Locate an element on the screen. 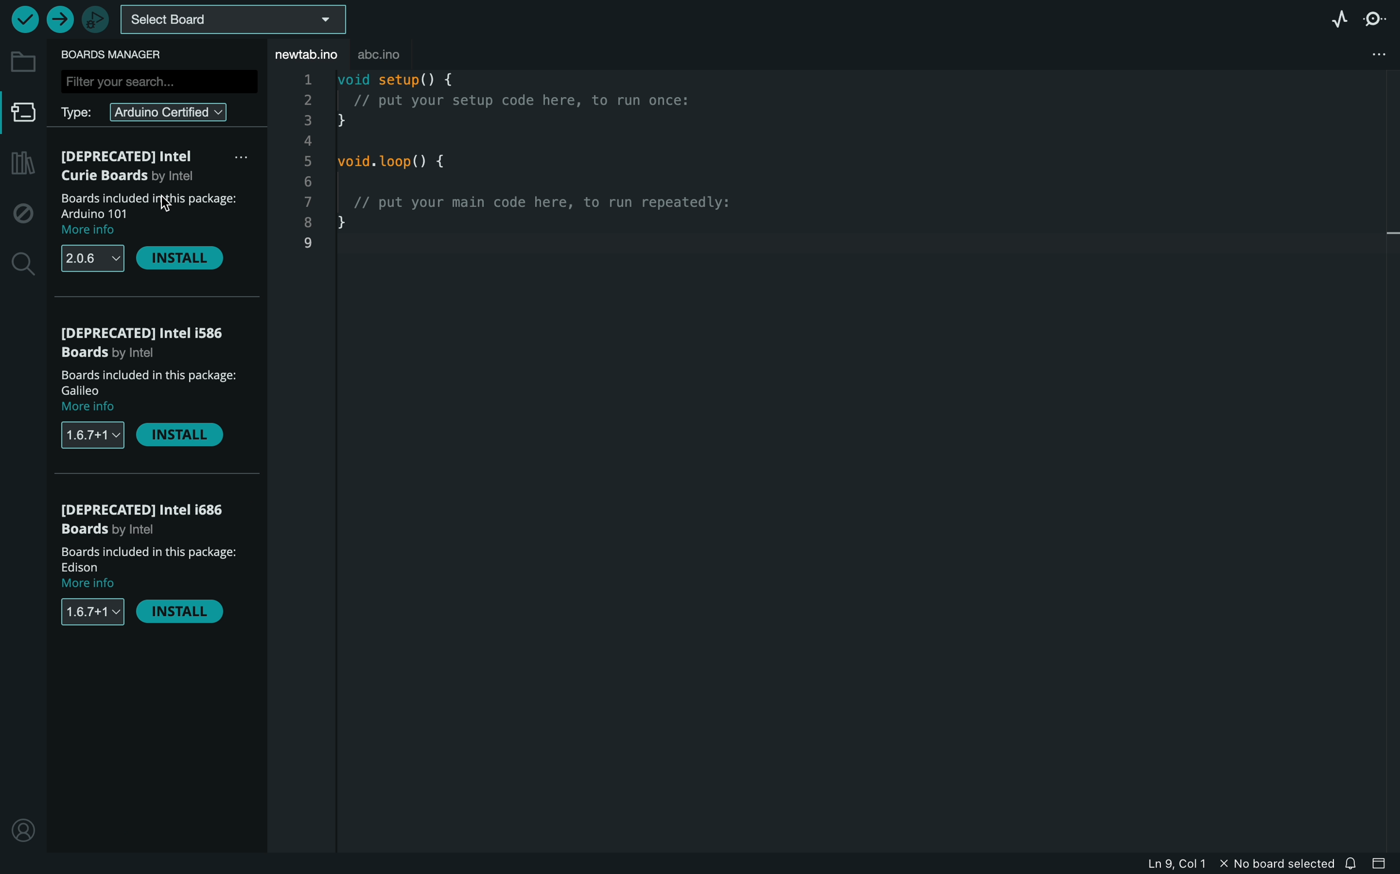 This screenshot has width=1400, height=874. arduino certified is located at coordinates (147, 110).